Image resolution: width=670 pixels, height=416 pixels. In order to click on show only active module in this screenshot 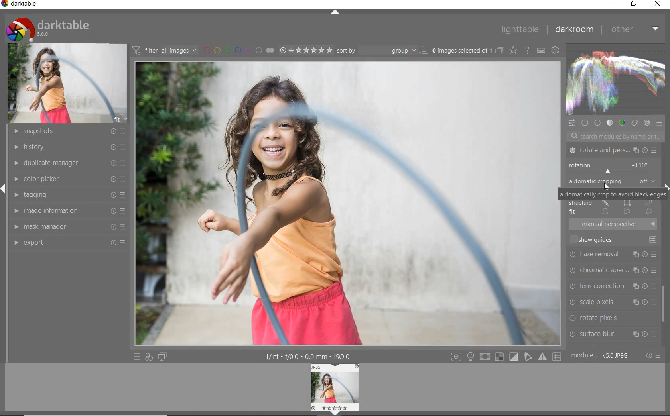, I will do `click(584, 122)`.